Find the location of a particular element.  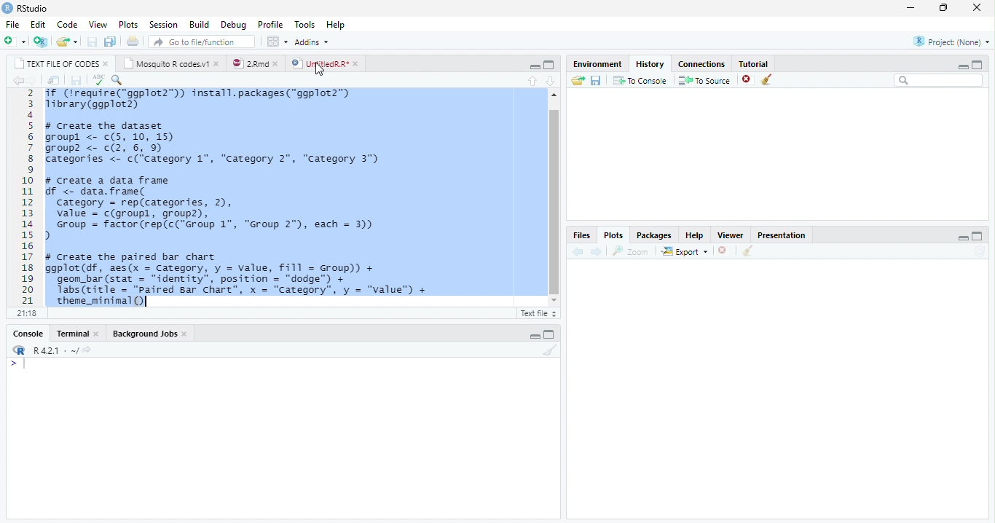

create a project is located at coordinates (39, 41).